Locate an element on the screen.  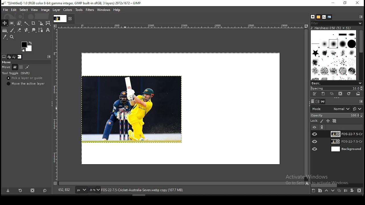
paths tool is located at coordinates (40, 30).